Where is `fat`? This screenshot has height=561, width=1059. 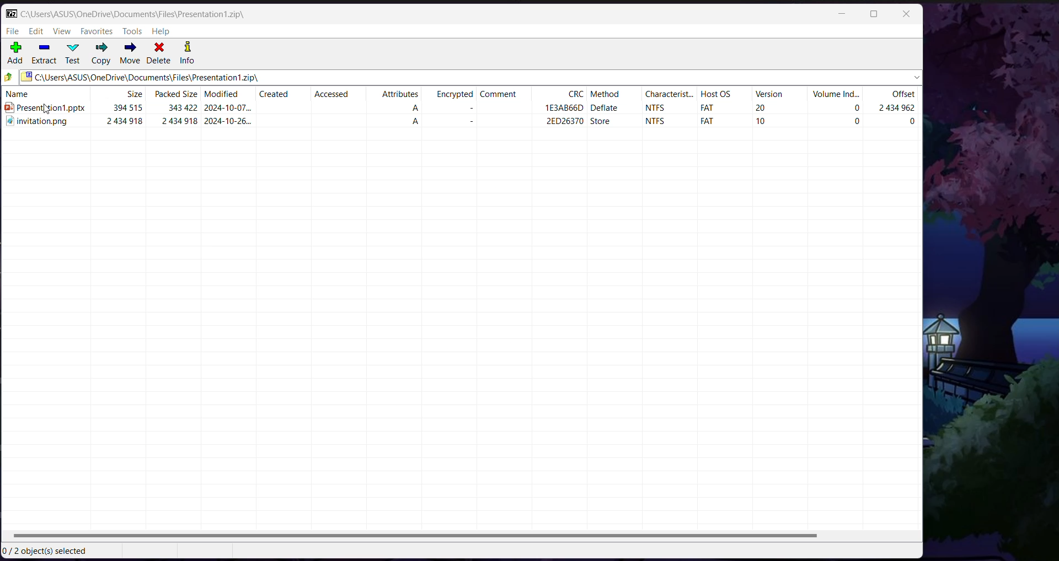 fat is located at coordinates (707, 107).